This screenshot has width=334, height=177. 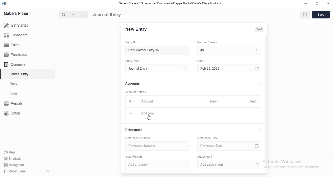 I want to click on ‘Help, so click(x=16, y=152).